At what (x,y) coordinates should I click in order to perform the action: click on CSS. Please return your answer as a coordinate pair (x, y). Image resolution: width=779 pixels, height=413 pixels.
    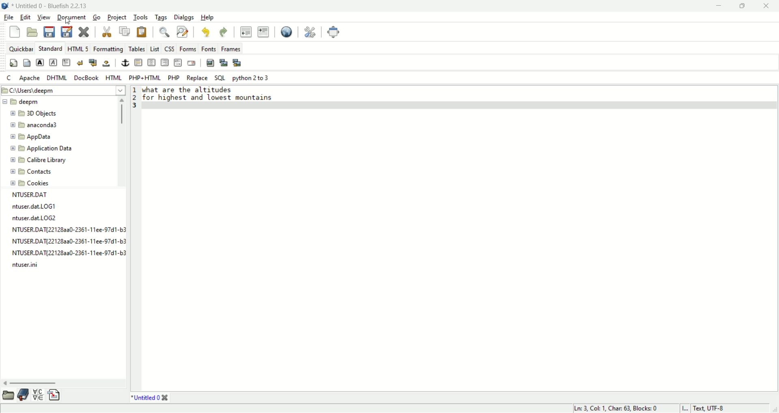
    Looking at the image, I should click on (168, 48).